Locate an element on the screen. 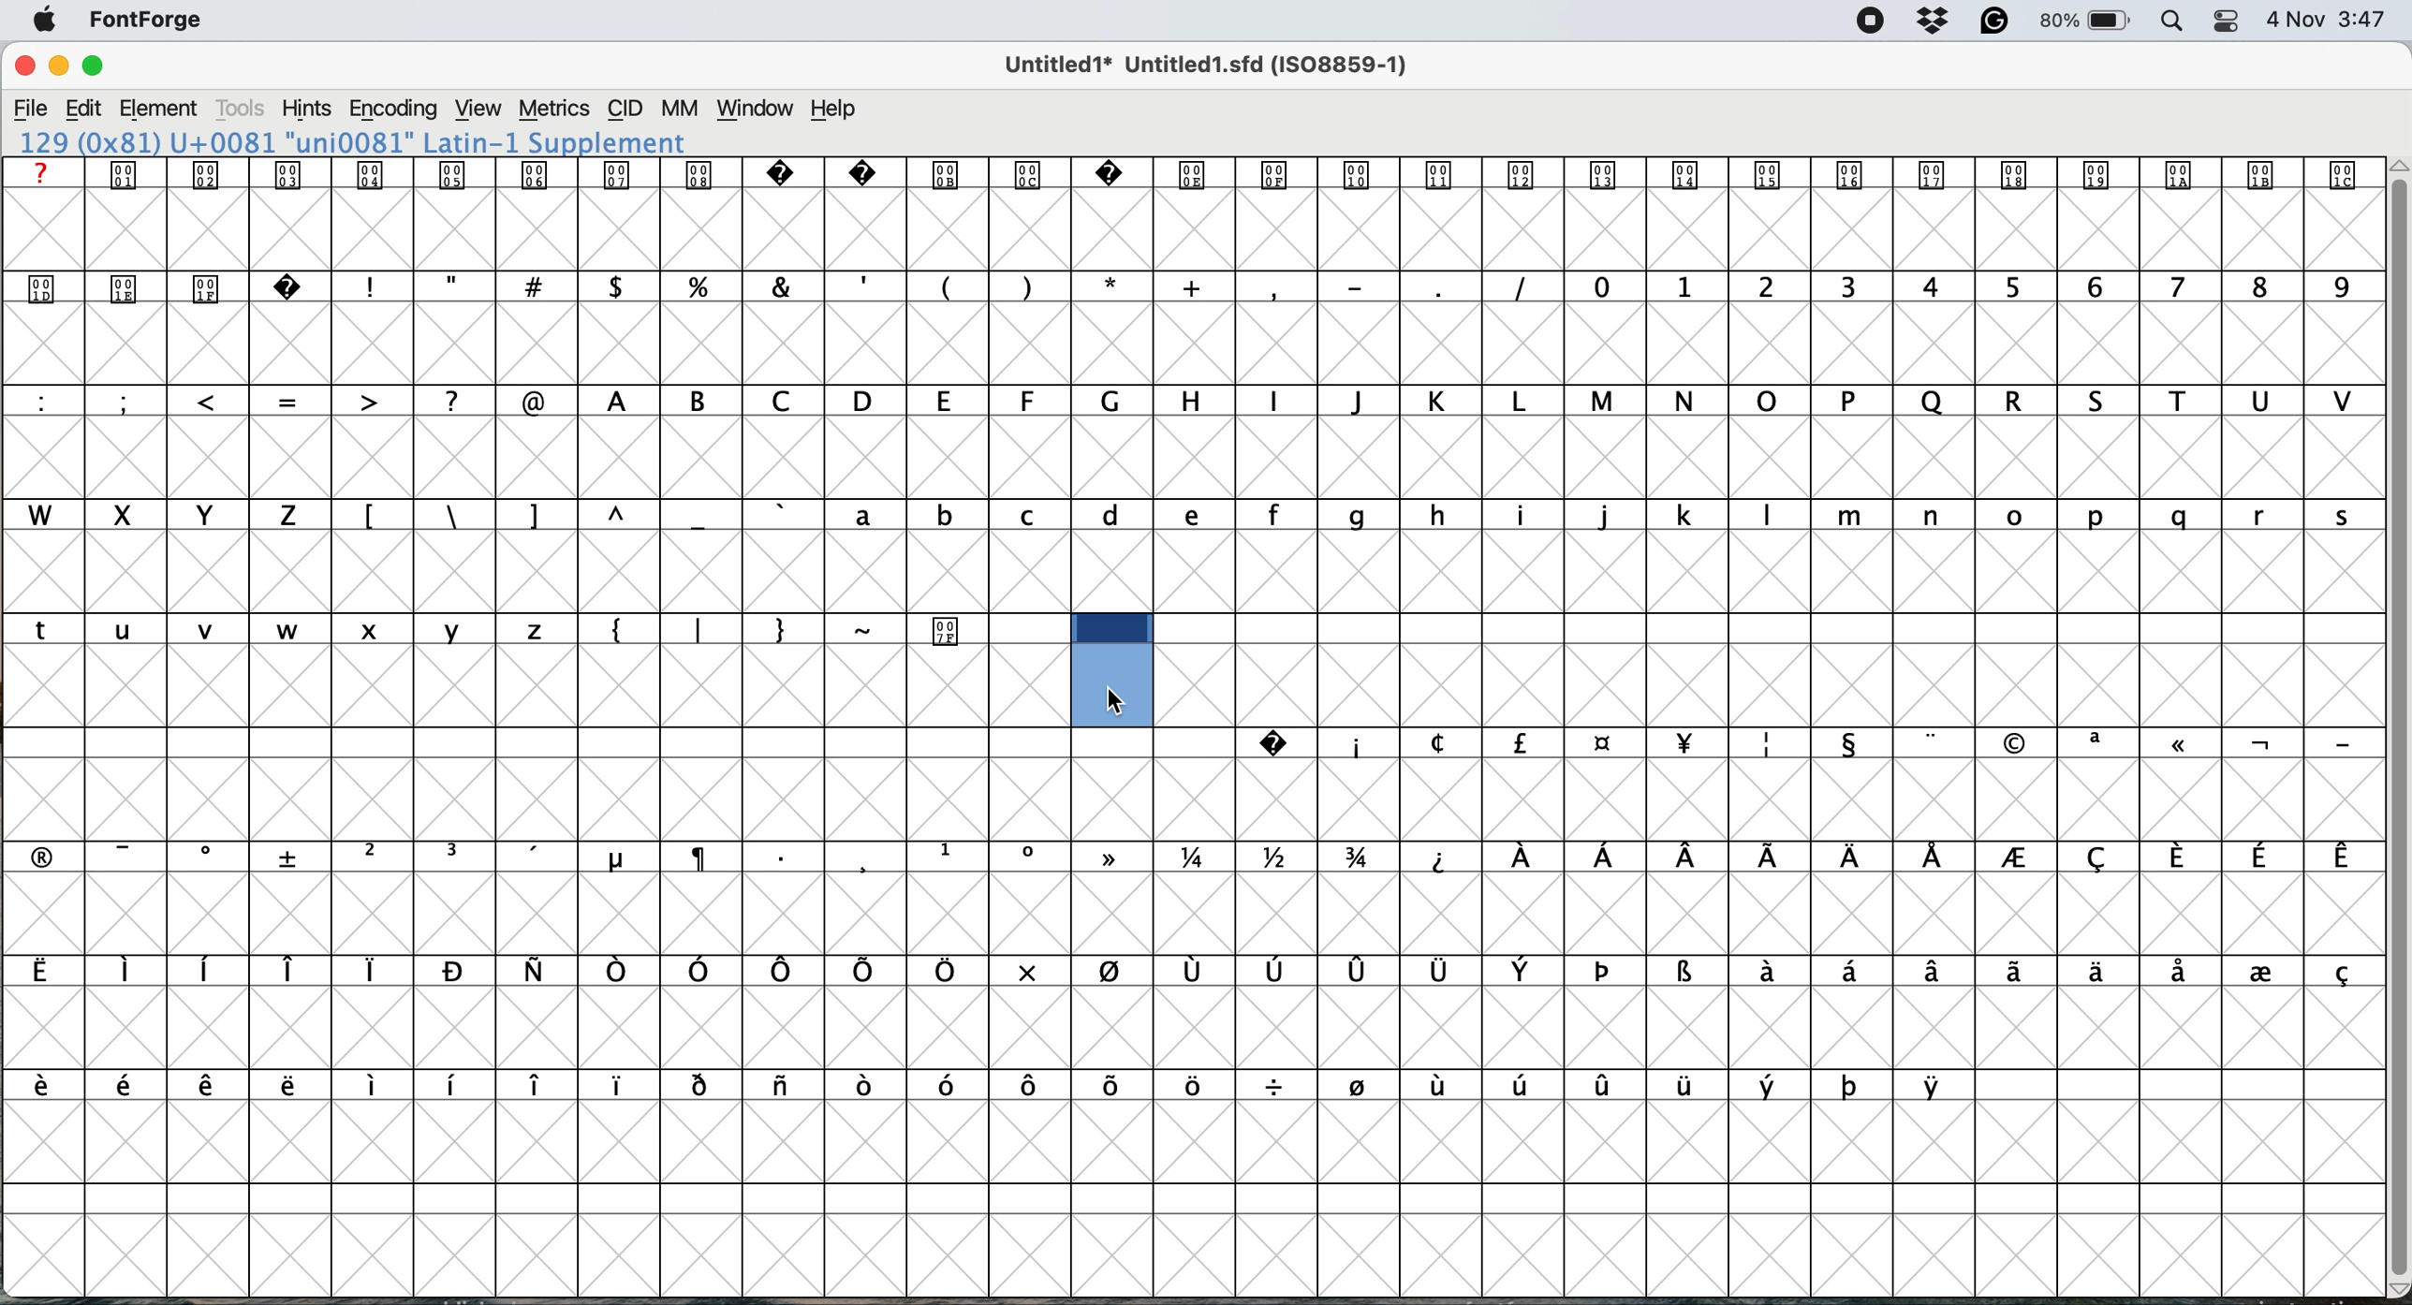 Image resolution: width=2412 pixels, height=1305 pixels. Minimize is located at coordinates (61, 66).